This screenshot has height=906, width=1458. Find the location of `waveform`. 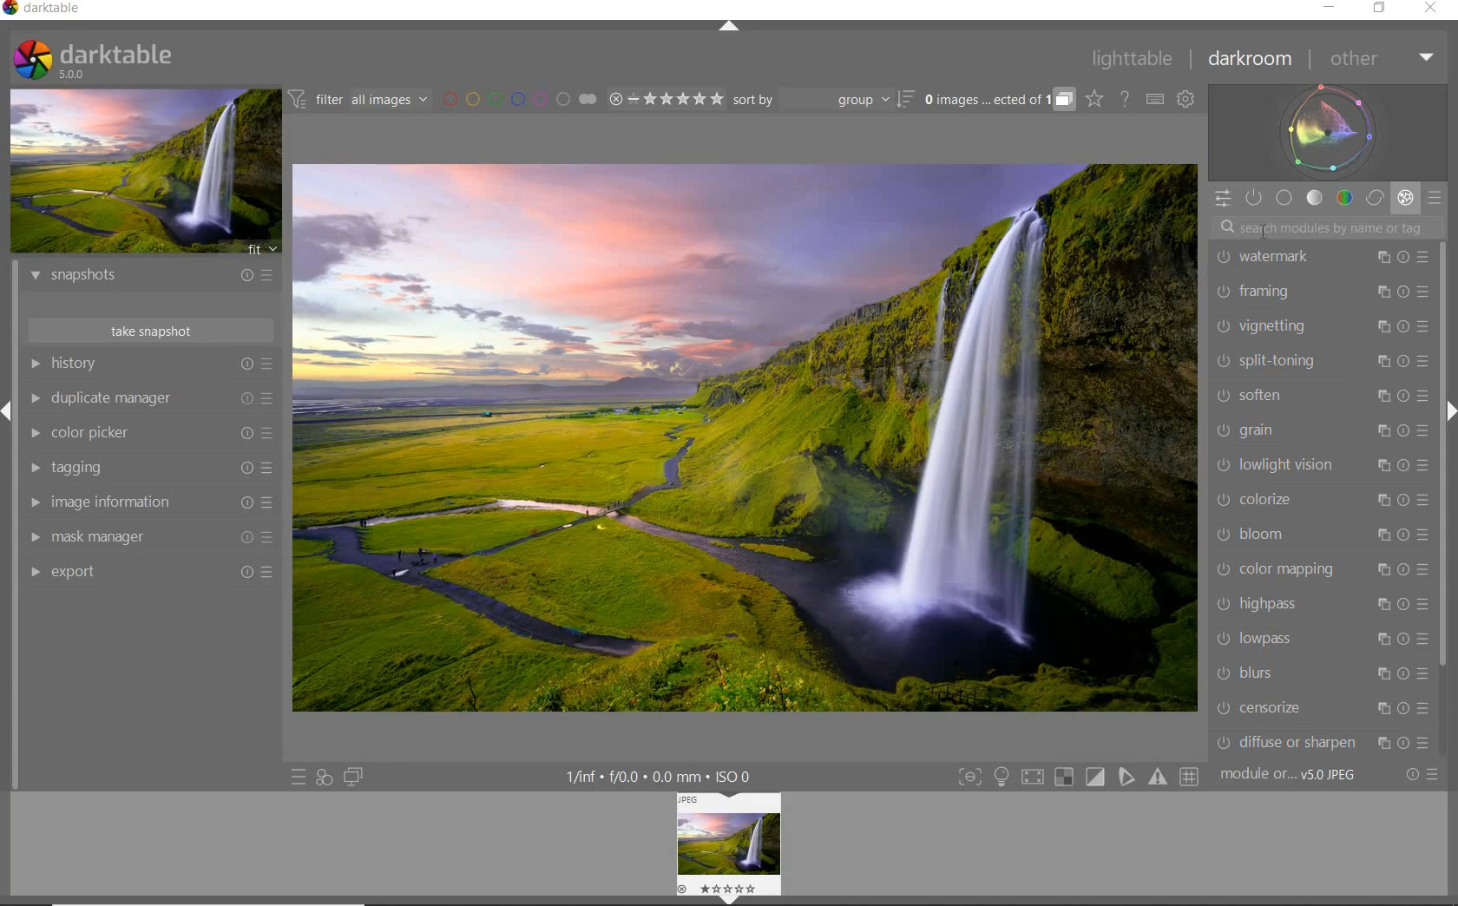

waveform is located at coordinates (1329, 132).